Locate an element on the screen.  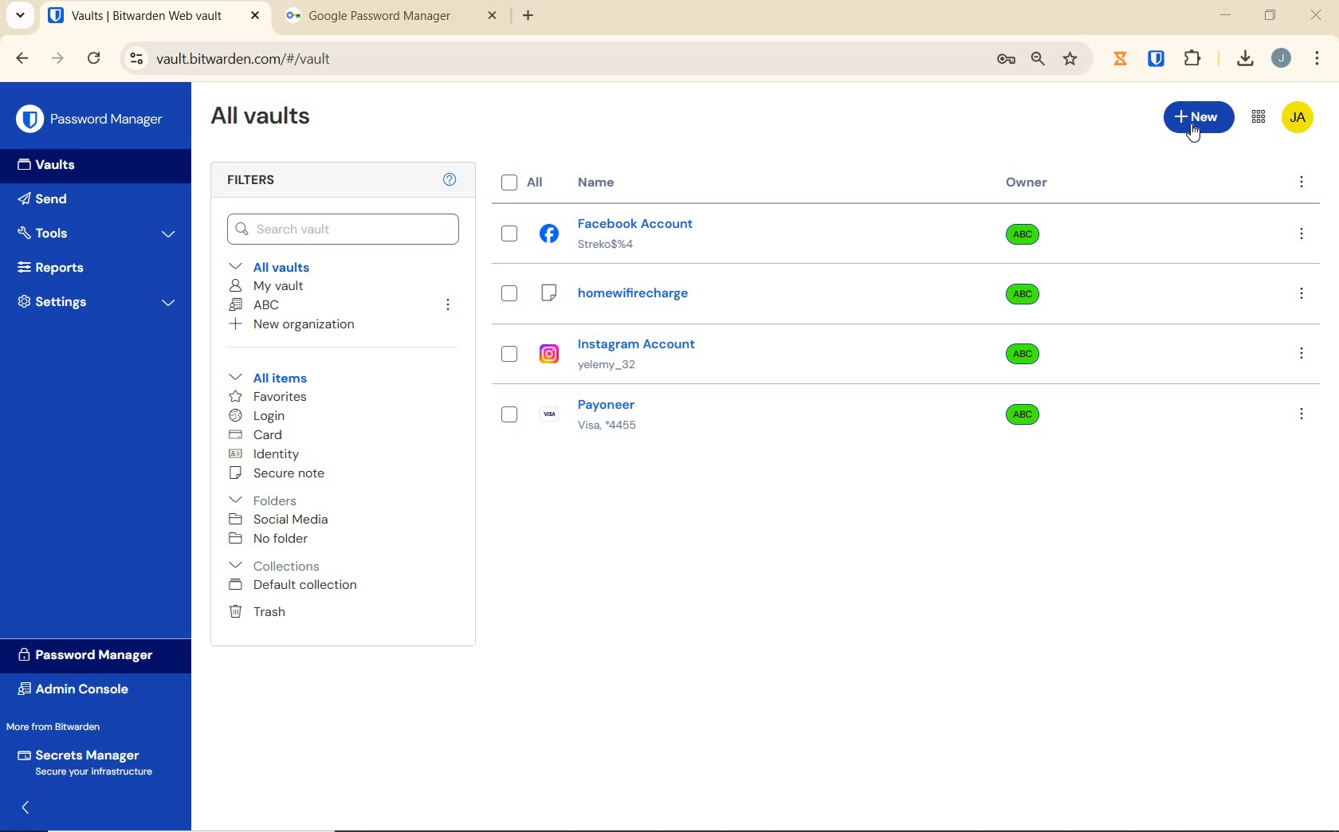
extensions is located at coordinates (1158, 57).